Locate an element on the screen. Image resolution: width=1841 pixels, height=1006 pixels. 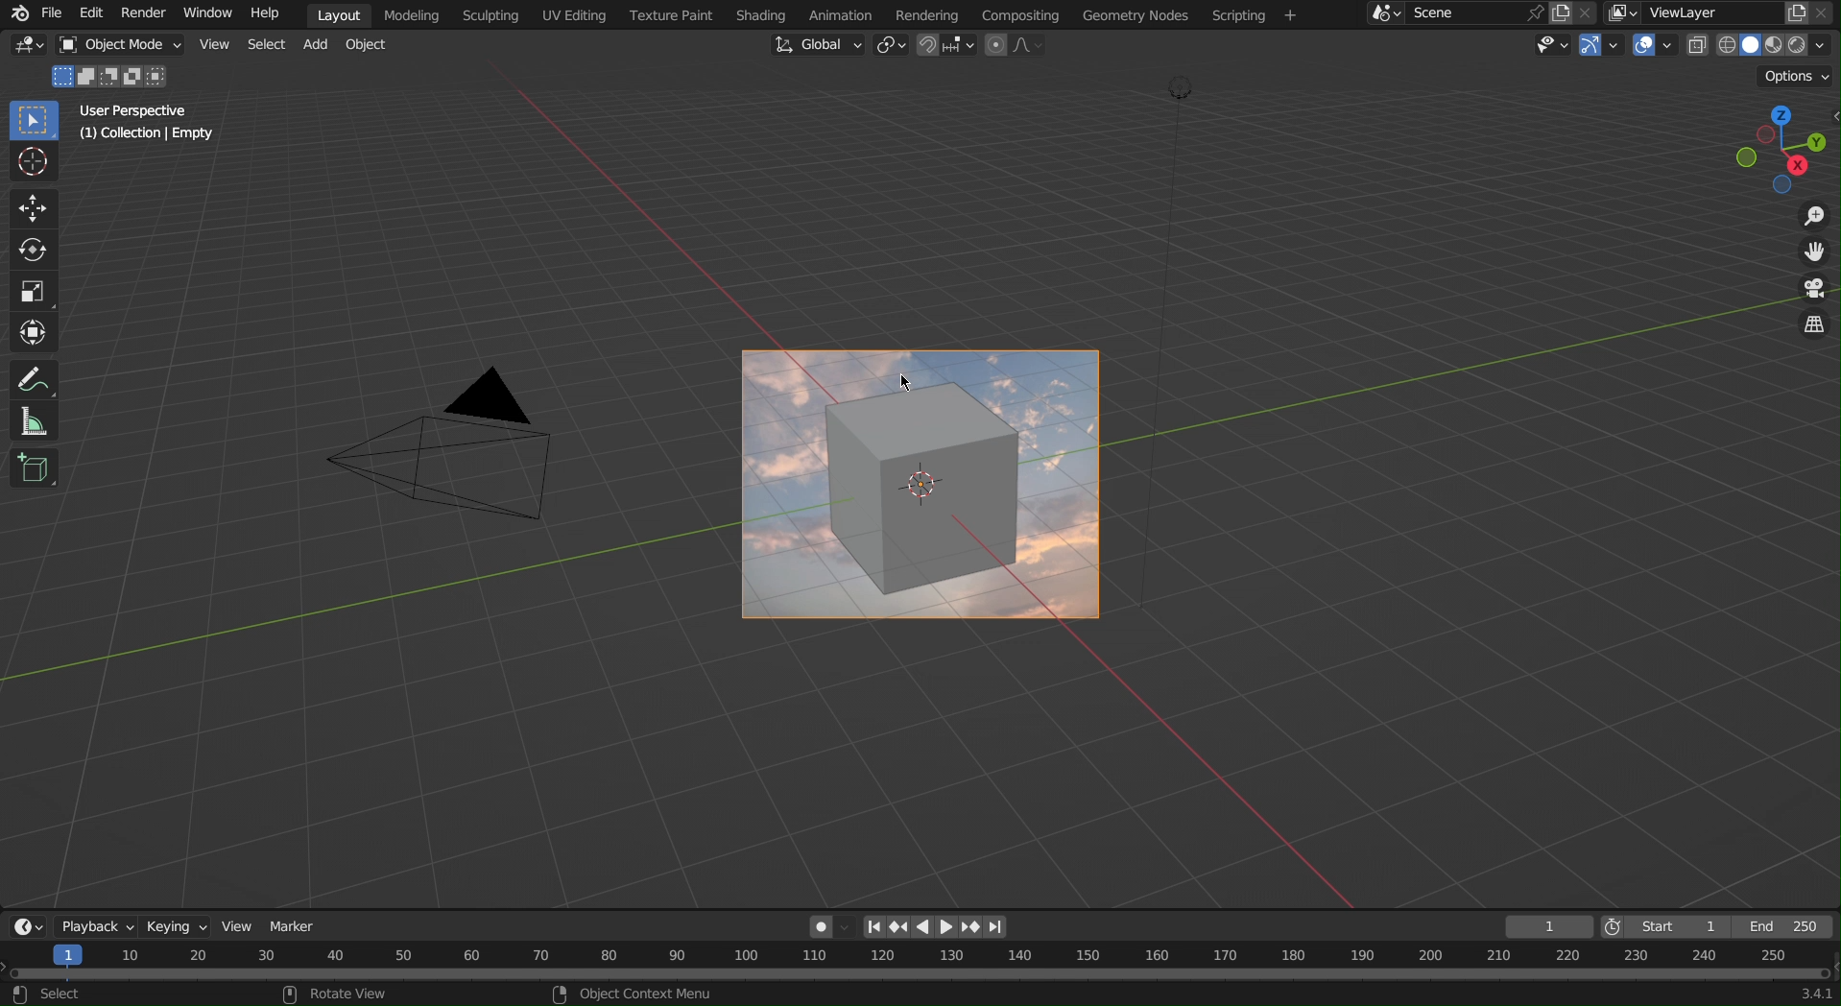
Scripting is located at coordinates (494, 15).